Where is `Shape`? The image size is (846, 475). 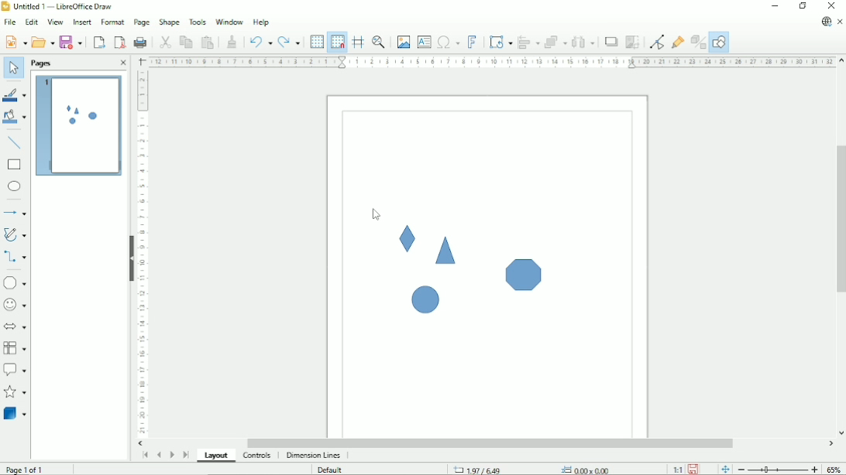
Shape is located at coordinates (424, 299).